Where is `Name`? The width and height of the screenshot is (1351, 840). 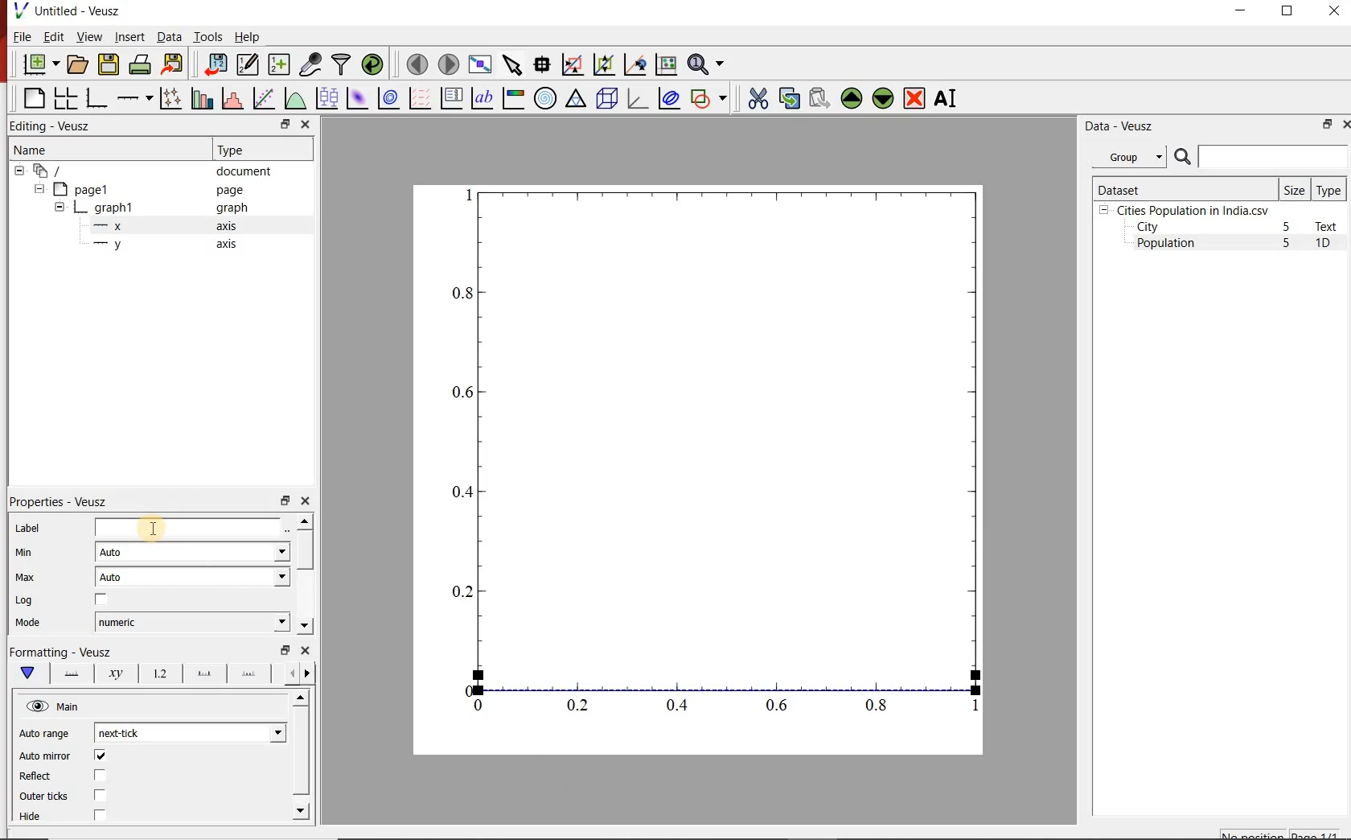 Name is located at coordinates (91, 149).